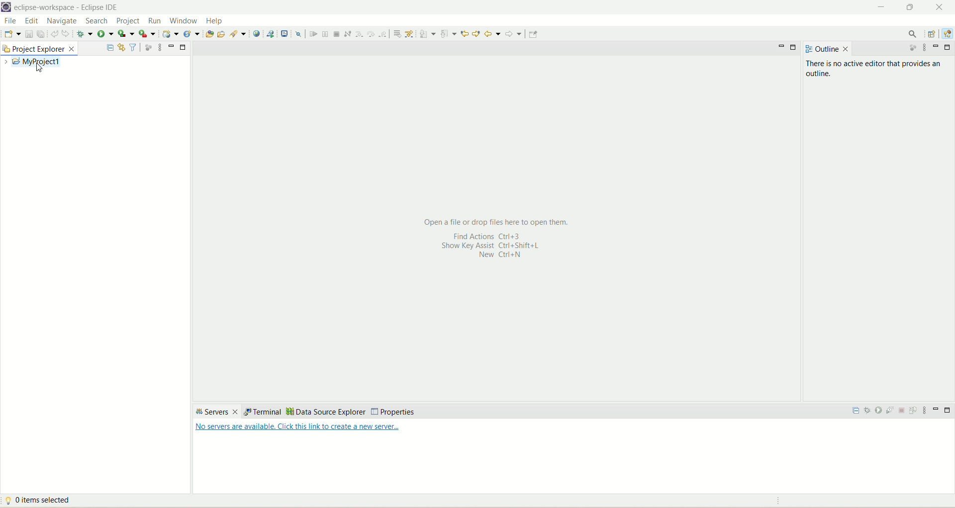 The height and width of the screenshot is (508, 955). Describe the element at coordinates (96, 21) in the screenshot. I see `search` at that location.